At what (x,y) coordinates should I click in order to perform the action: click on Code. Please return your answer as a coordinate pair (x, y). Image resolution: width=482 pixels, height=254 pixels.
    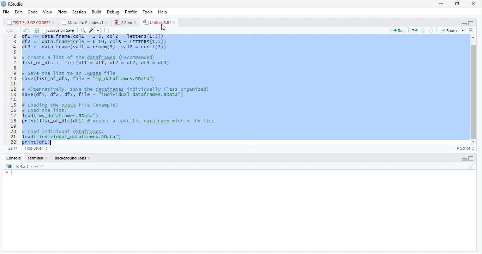
    Looking at the image, I should click on (33, 12).